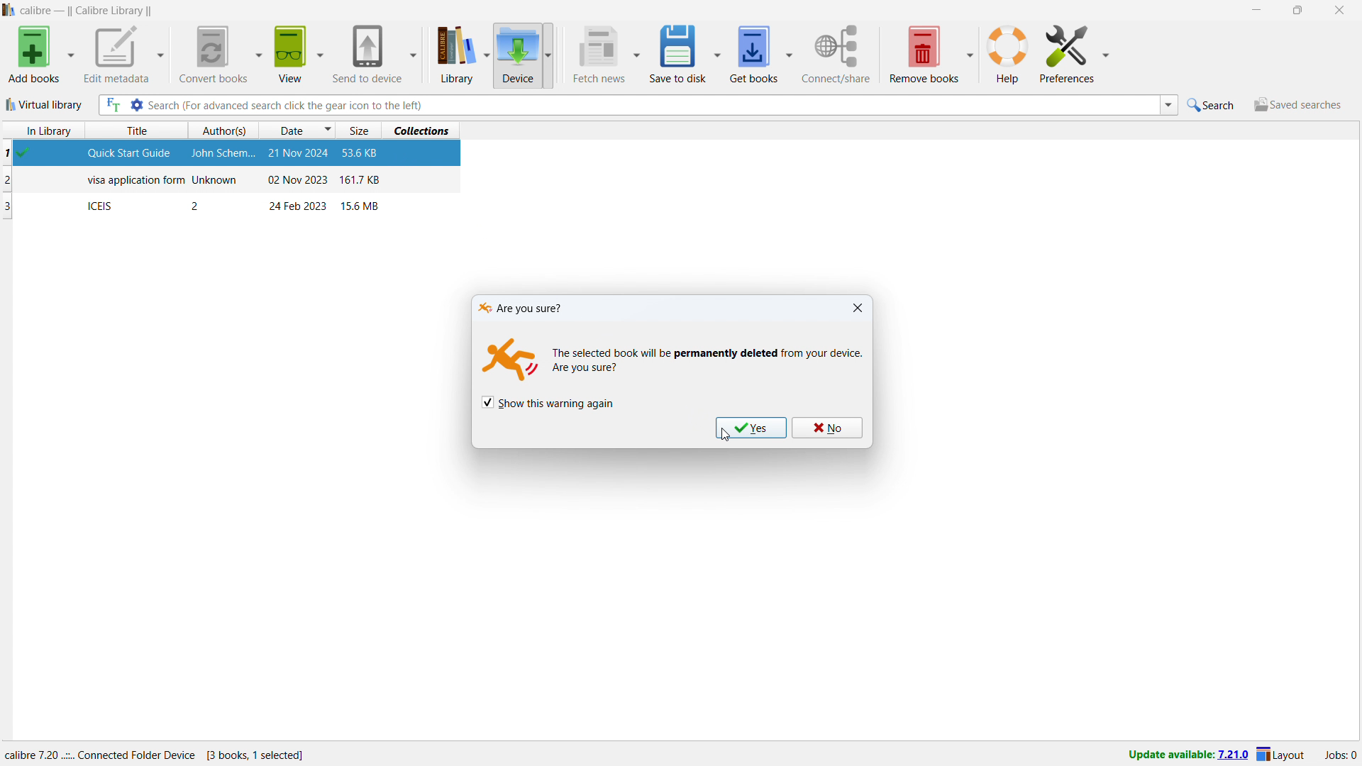 The image size is (1362, 766). What do you see at coordinates (790, 52) in the screenshot?
I see `get books options` at bounding box center [790, 52].